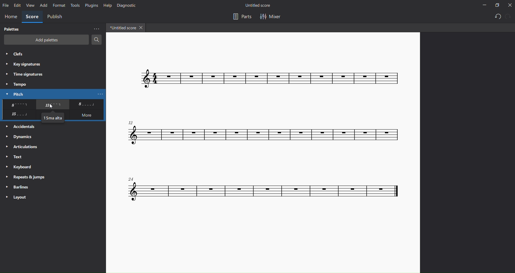  Describe the element at coordinates (16, 55) in the screenshot. I see `clefs` at that location.